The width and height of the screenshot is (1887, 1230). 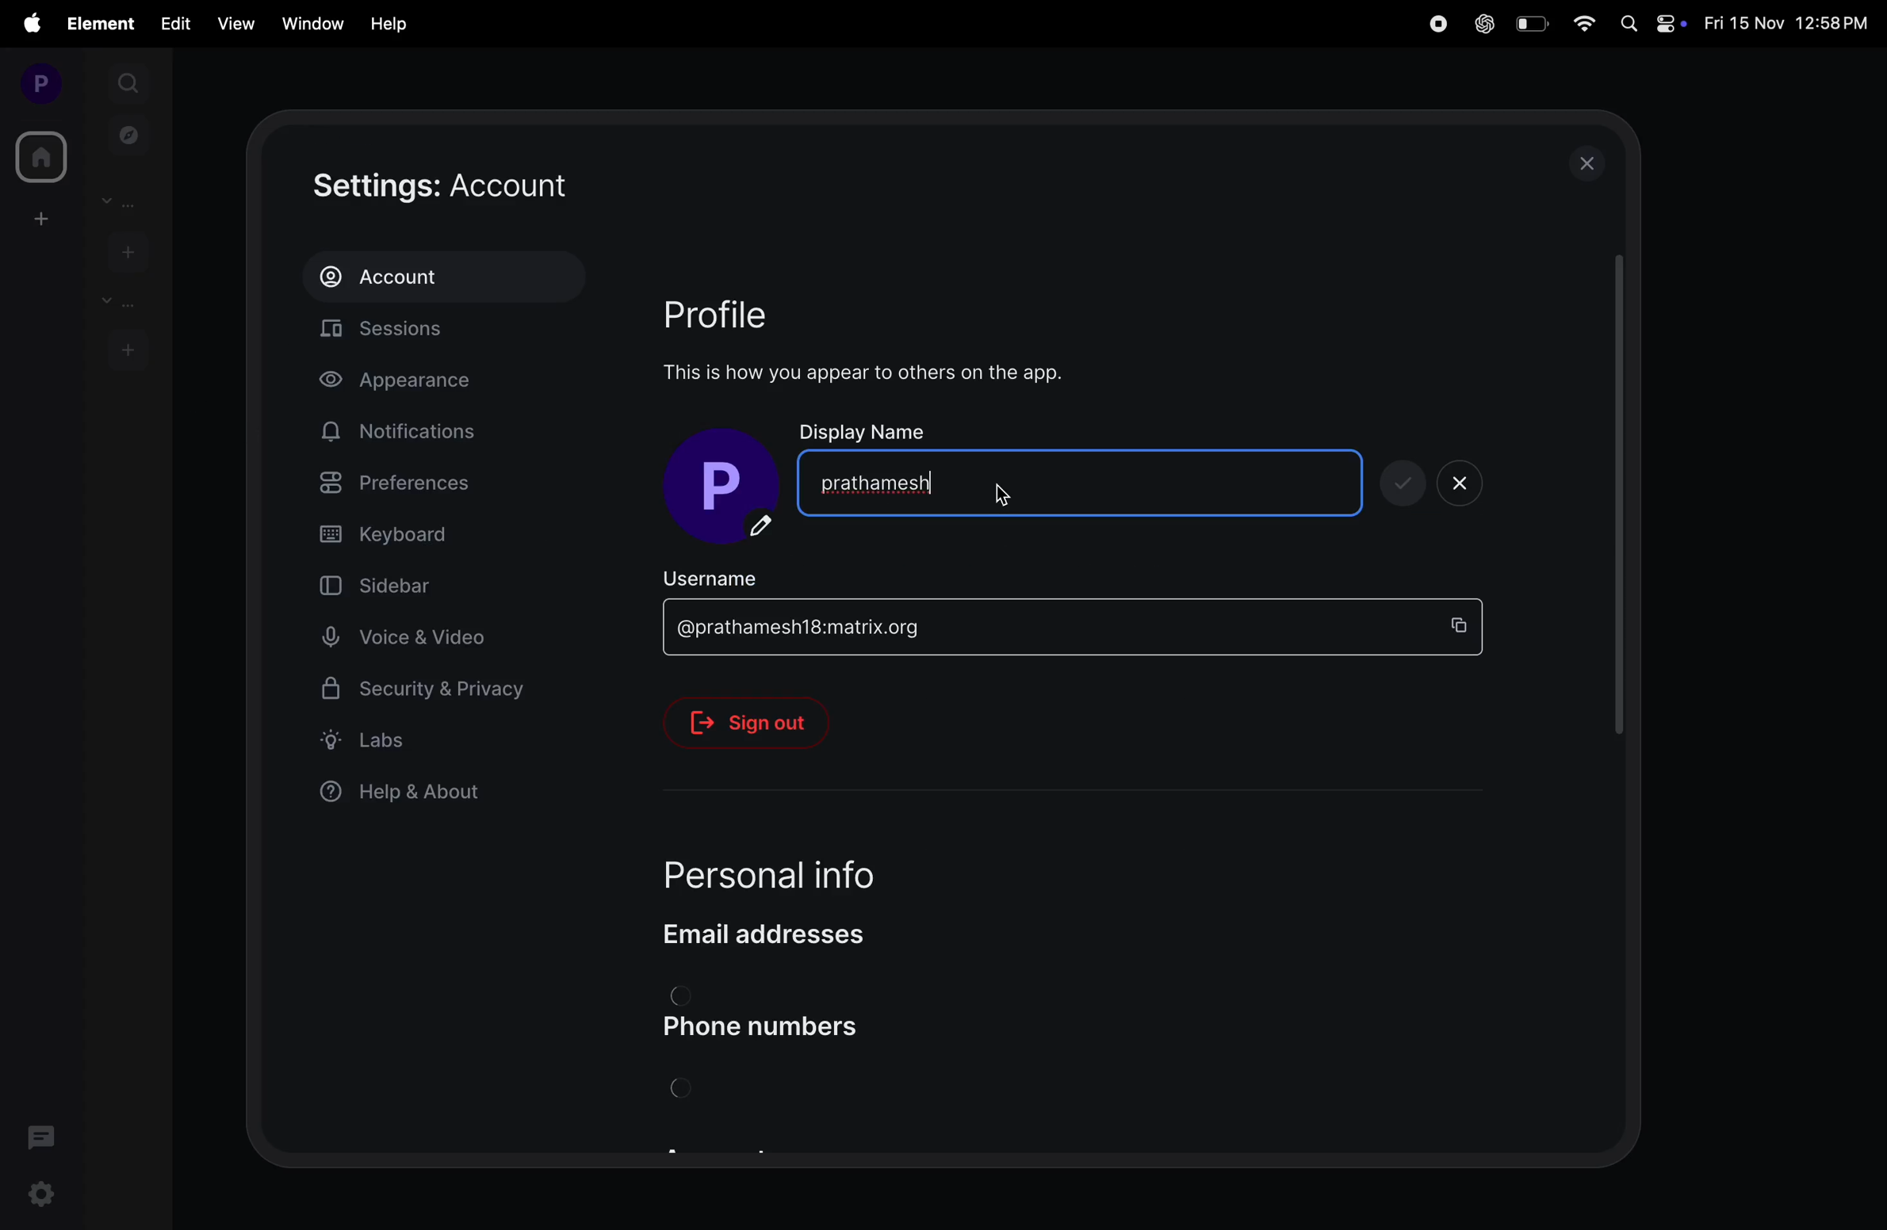 What do you see at coordinates (879, 372) in the screenshot?
I see `this is how you appear on other app` at bounding box center [879, 372].